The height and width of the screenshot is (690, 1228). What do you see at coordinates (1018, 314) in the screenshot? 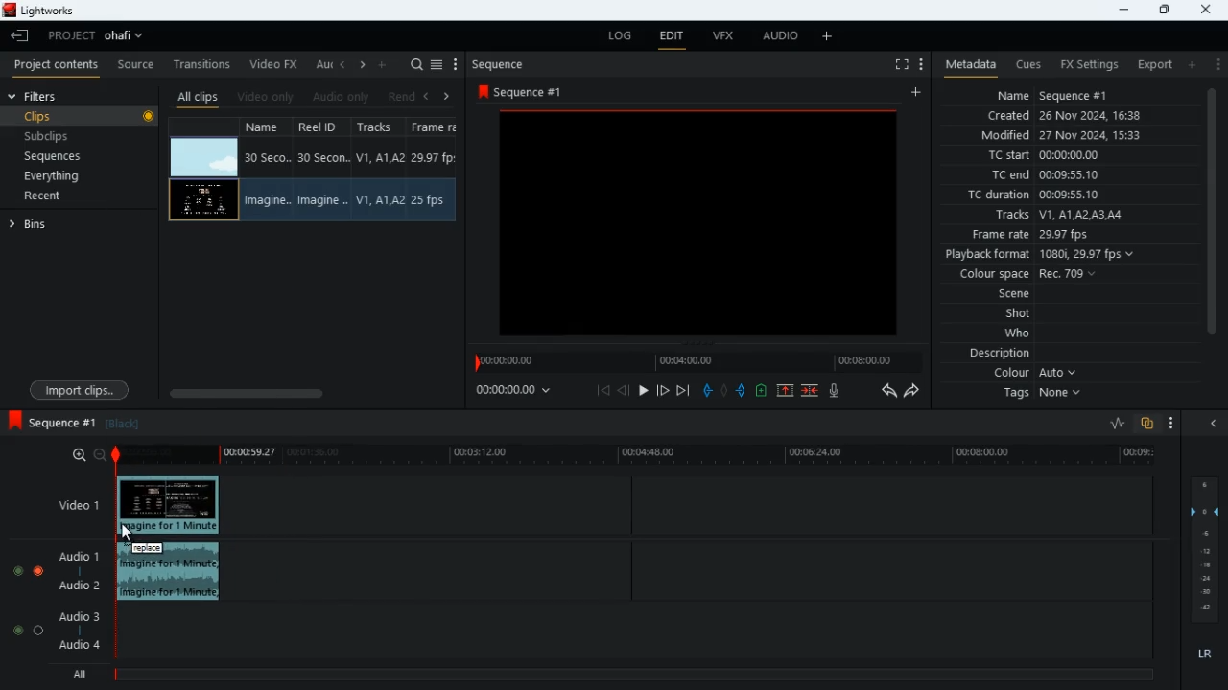
I see `shot` at bounding box center [1018, 314].